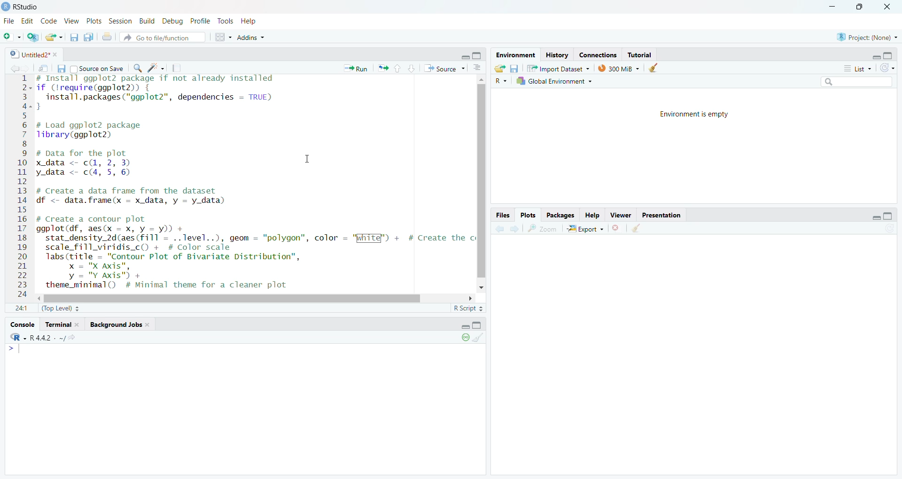  I want to click on Environment is empty, so click(691, 114).